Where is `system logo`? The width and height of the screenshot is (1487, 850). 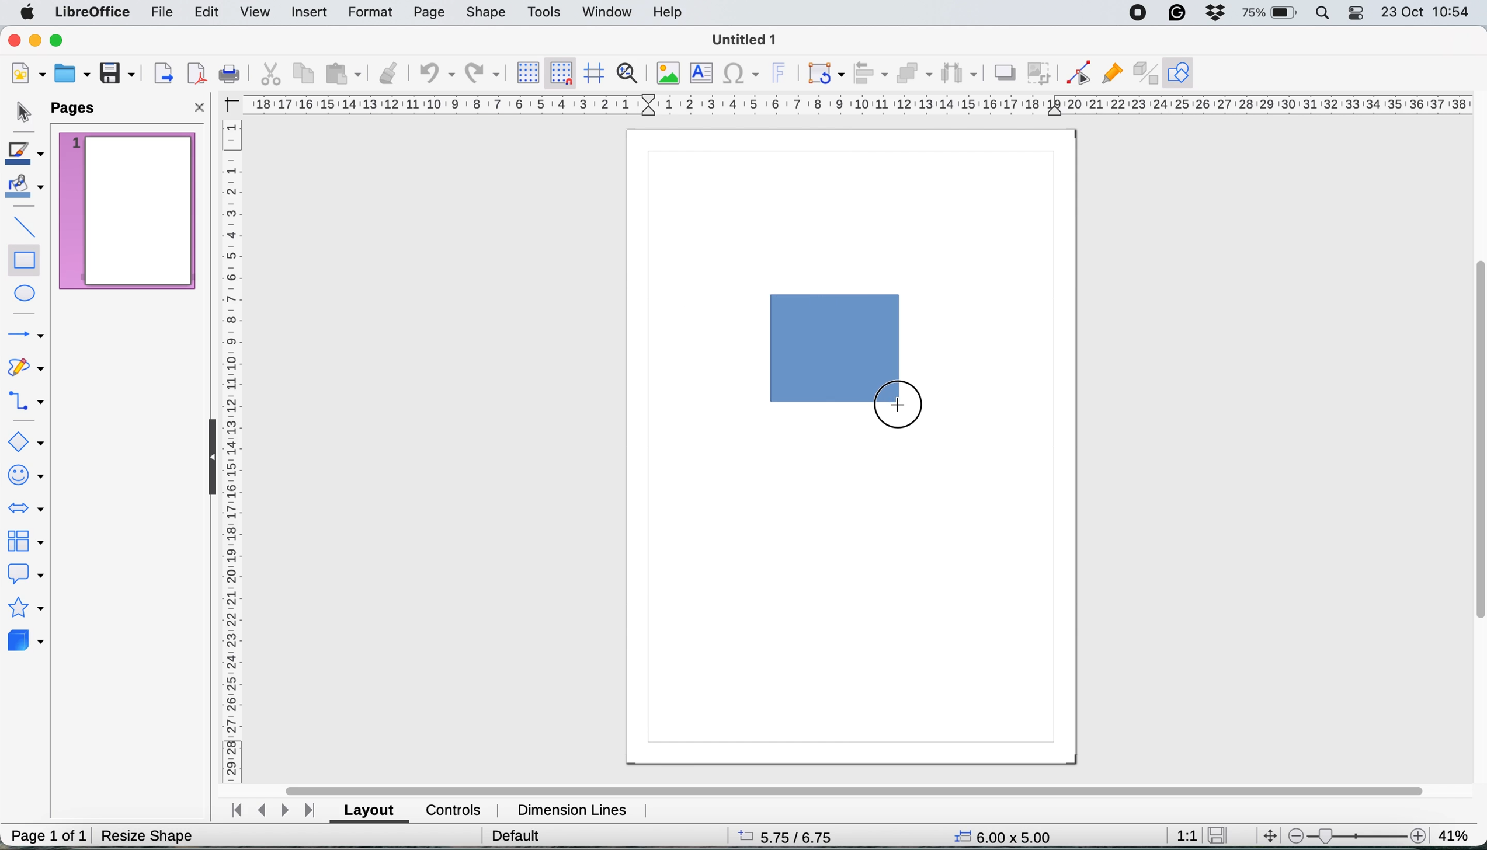 system logo is located at coordinates (25, 15).